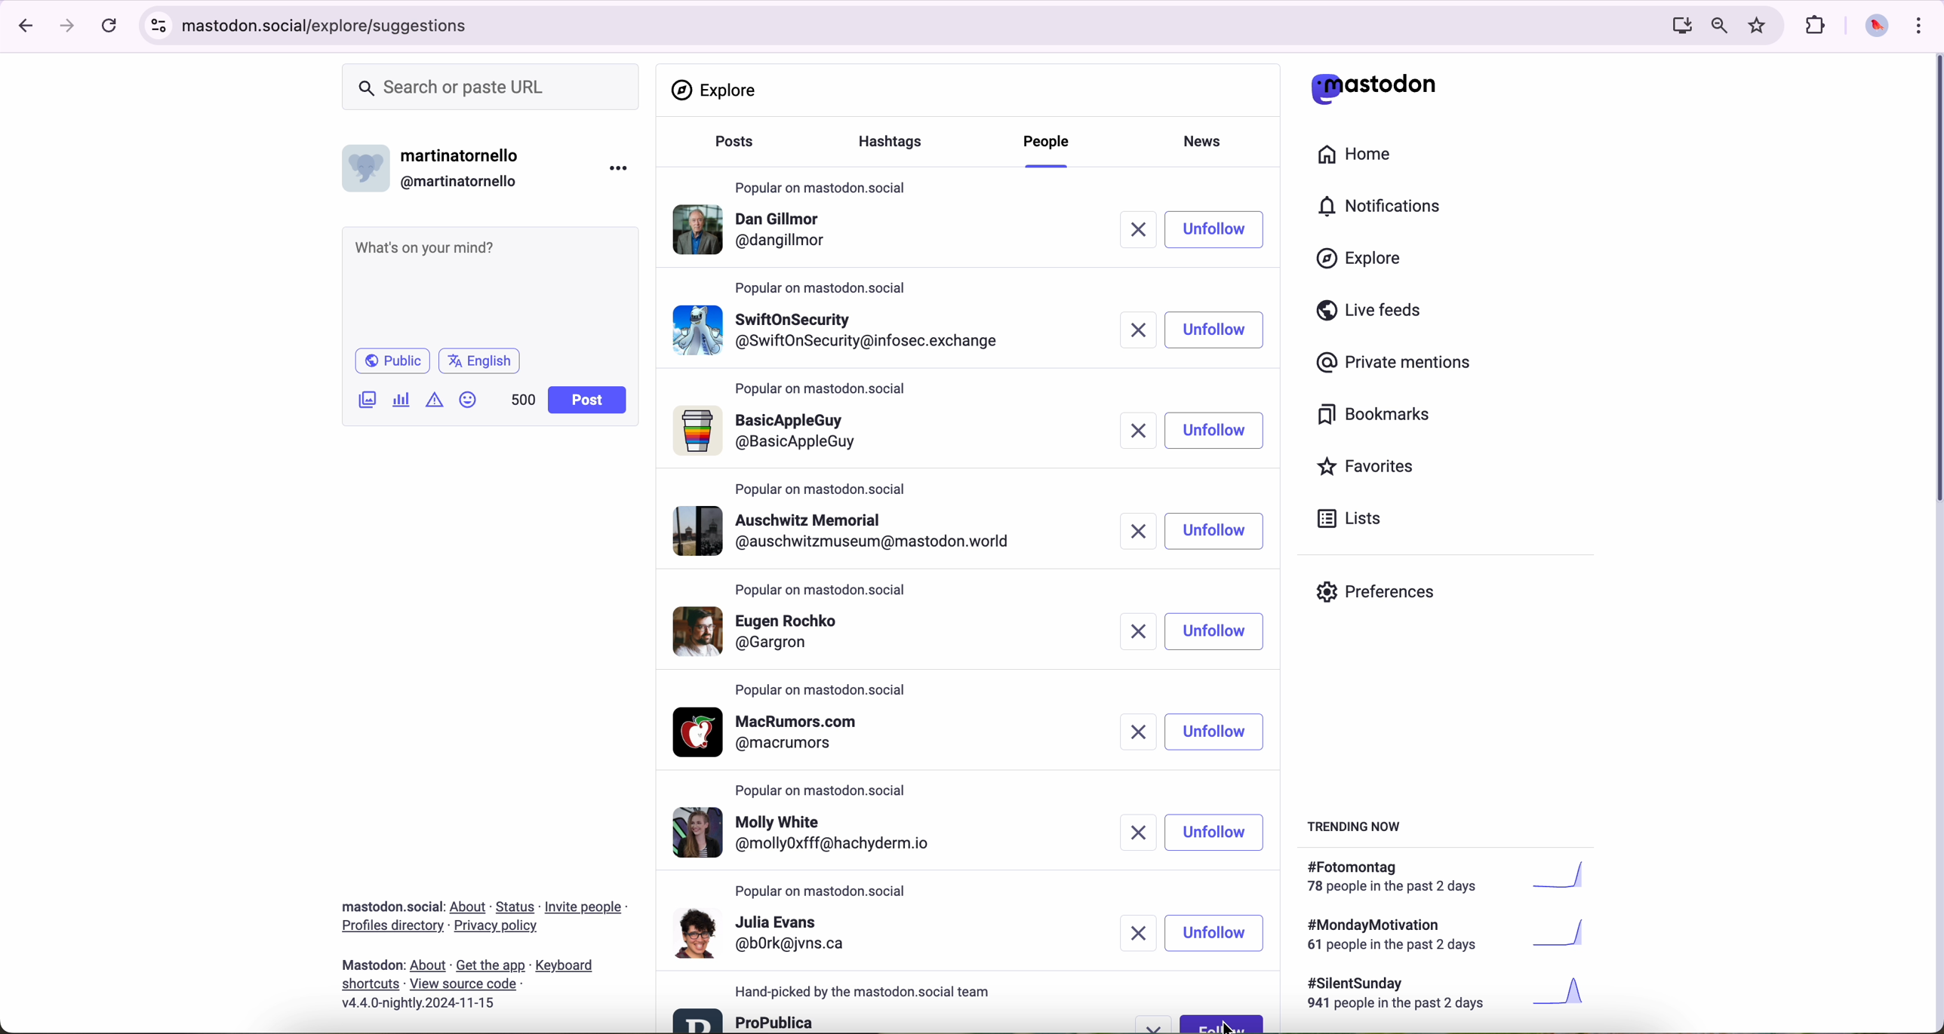  I want to click on popular on mastodon.social, so click(823, 692).